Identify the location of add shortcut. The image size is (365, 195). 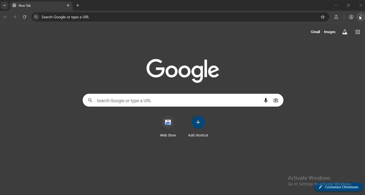
(199, 127).